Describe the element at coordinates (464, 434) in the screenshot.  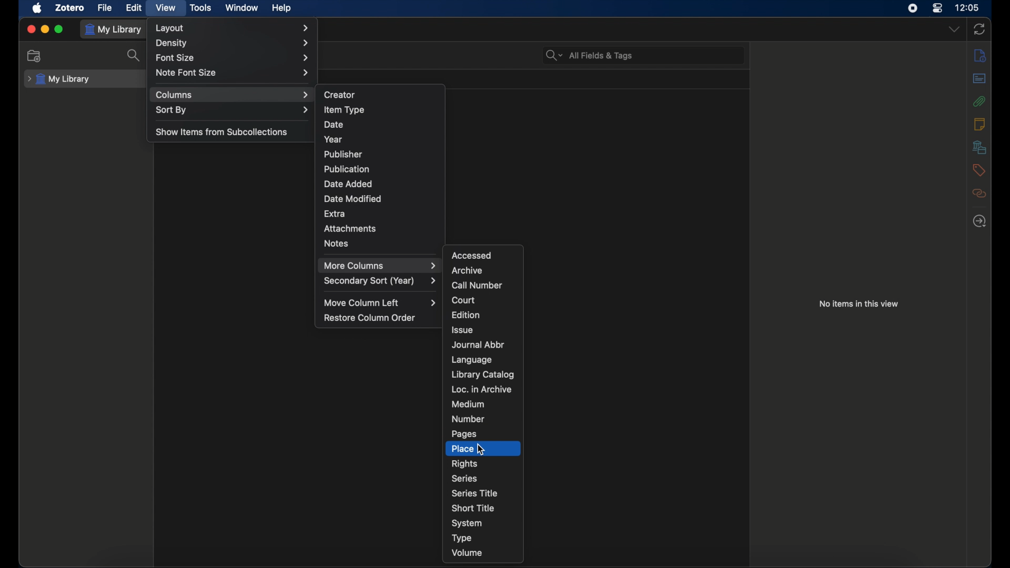
I see `pages` at that location.